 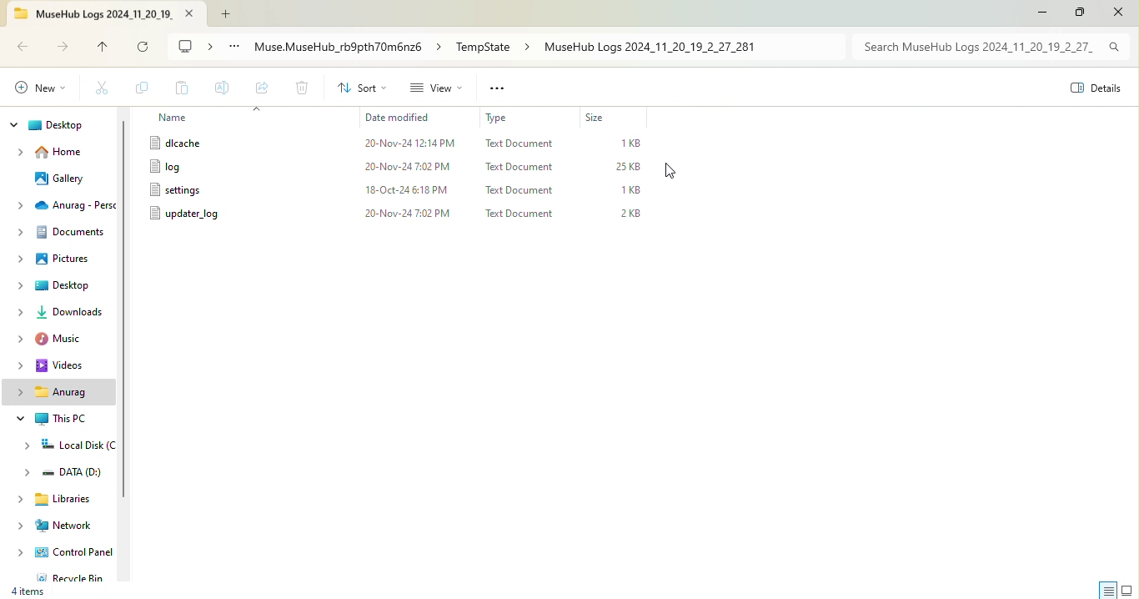 What do you see at coordinates (60, 233) in the screenshot?
I see `Documents` at bounding box center [60, 233].